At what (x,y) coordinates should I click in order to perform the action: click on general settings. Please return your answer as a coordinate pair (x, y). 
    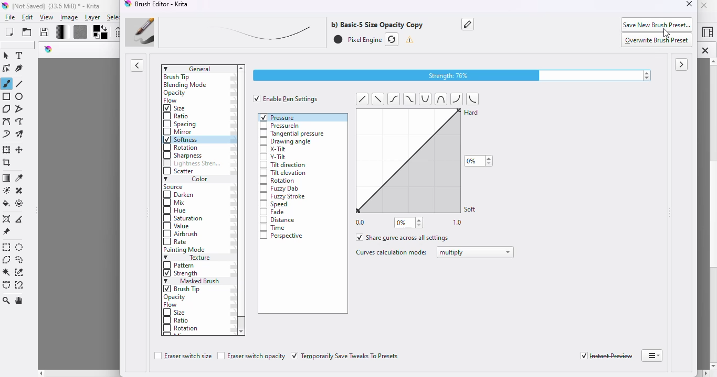
    Looking at the image, I should click on (198, 69).